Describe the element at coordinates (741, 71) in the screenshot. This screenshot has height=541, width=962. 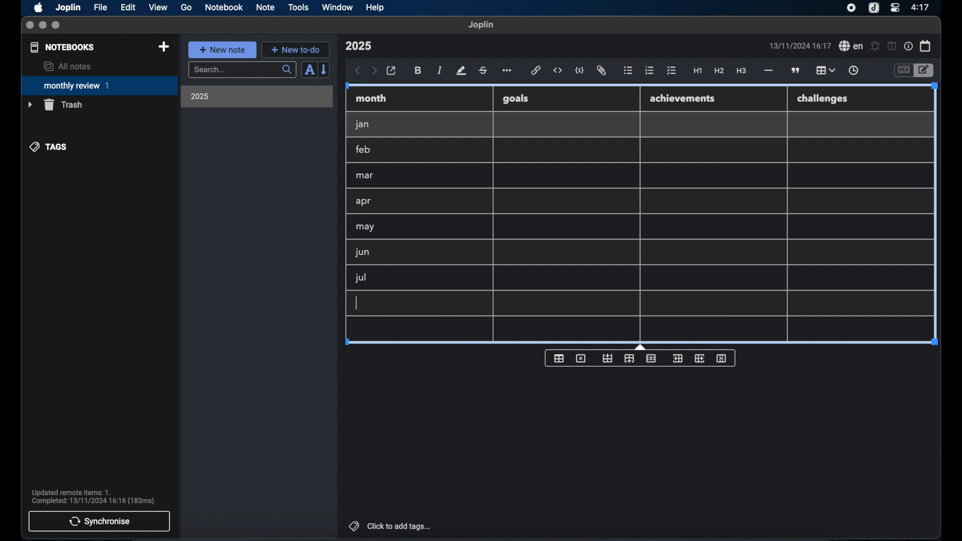
I see `heading 3` at that location.